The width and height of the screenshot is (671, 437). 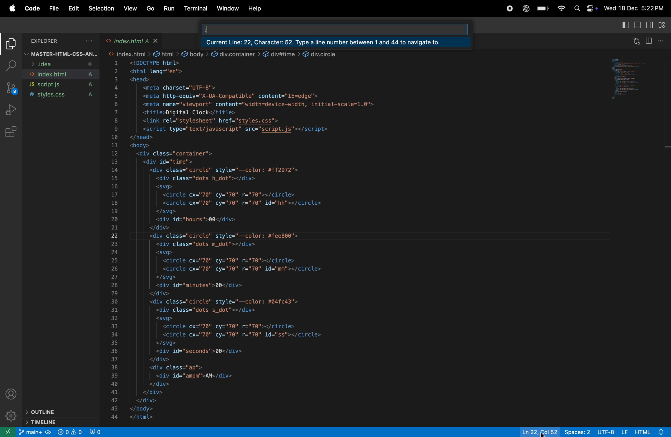 I want to click on split editor, so click(x=651, y=41).